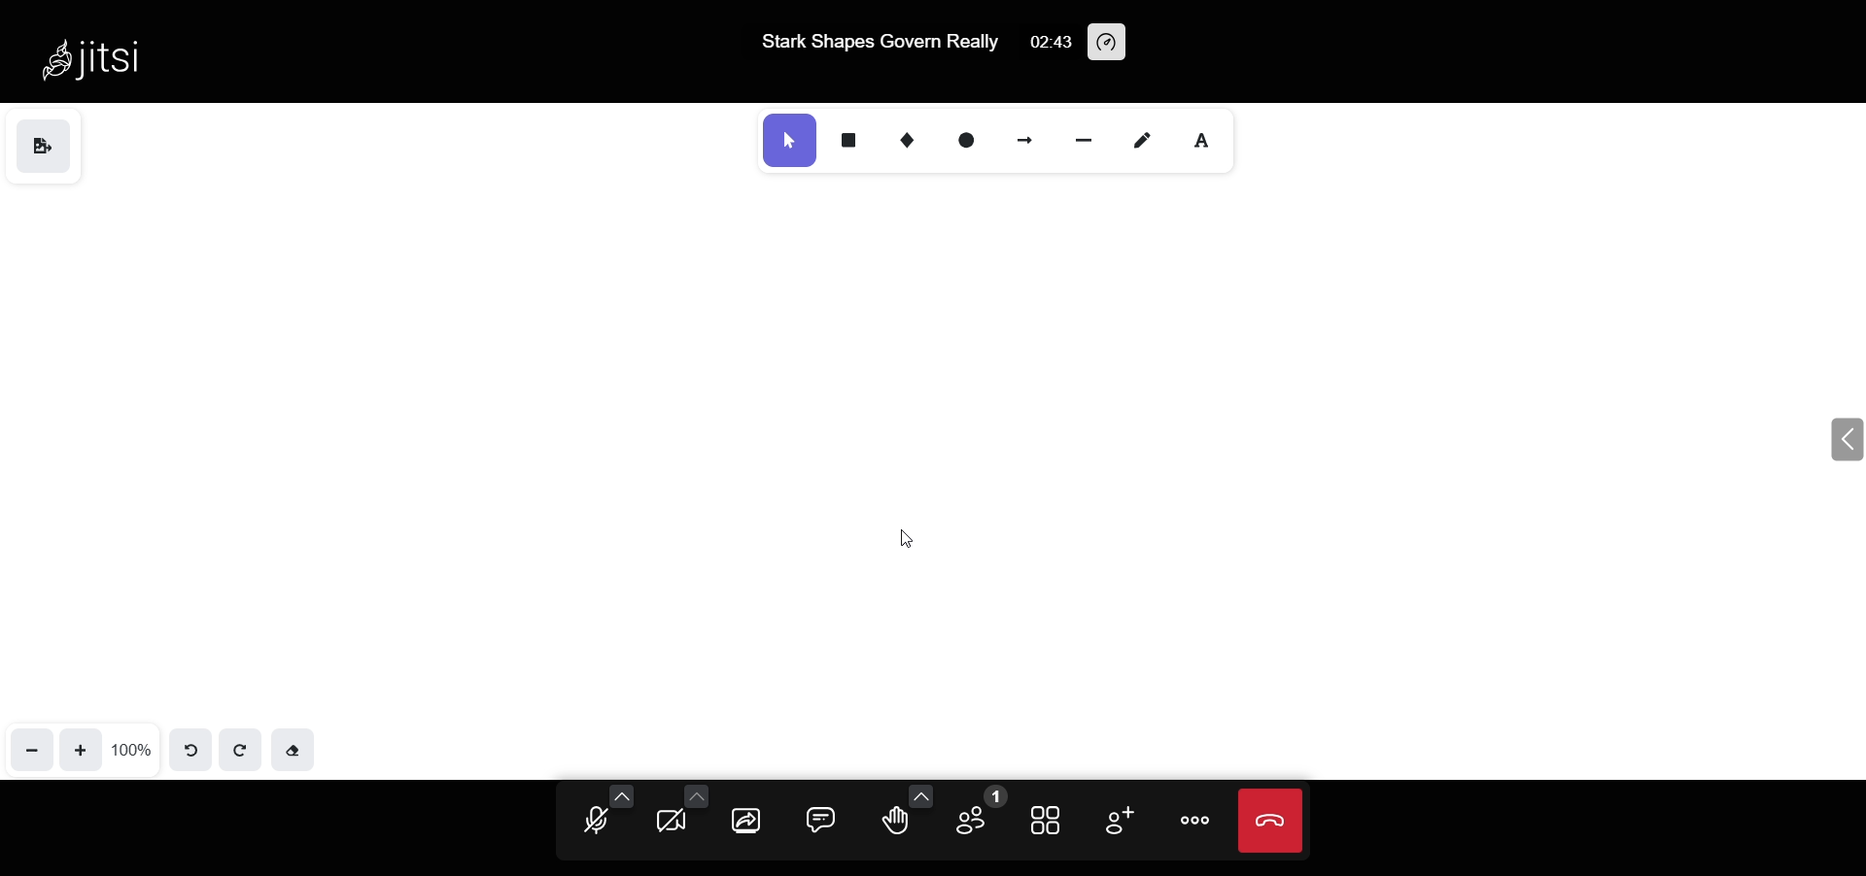  What do you see at coordinates (864, 43) in the screenshot?
I see `Stark Shapes Govern Really` at bounding box center [864, 43].